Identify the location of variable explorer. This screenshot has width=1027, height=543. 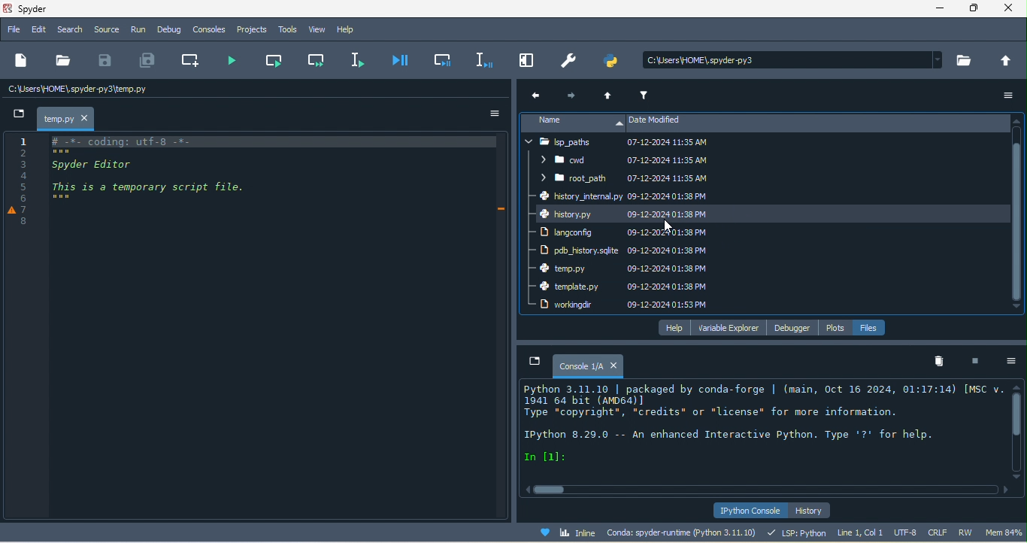
(733, 326).